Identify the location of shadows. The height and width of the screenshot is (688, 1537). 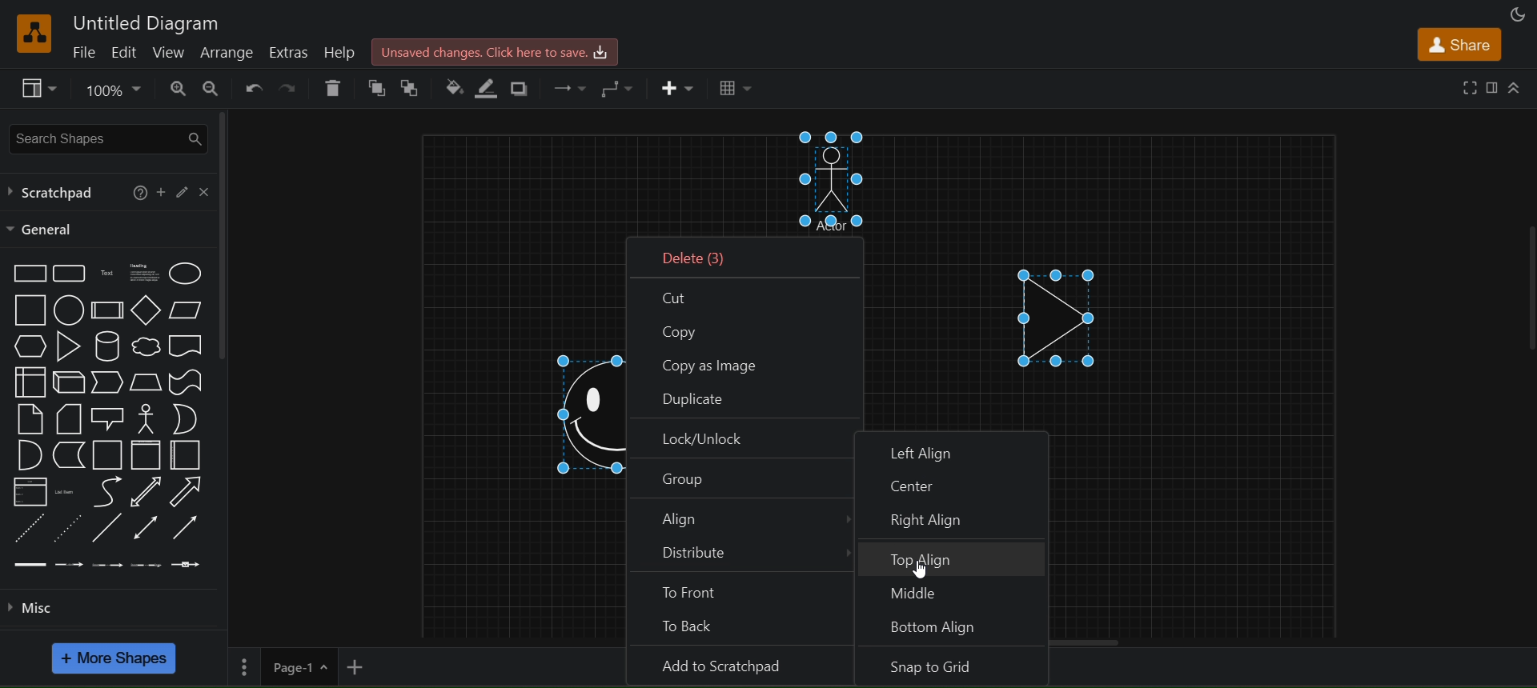
(520, 85).